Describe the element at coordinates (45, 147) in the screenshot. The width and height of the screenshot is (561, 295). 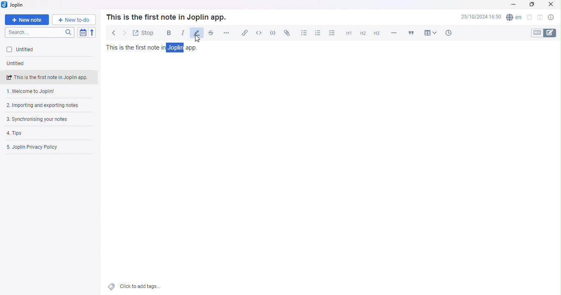
I see `Joplin privacy policy` at that location.